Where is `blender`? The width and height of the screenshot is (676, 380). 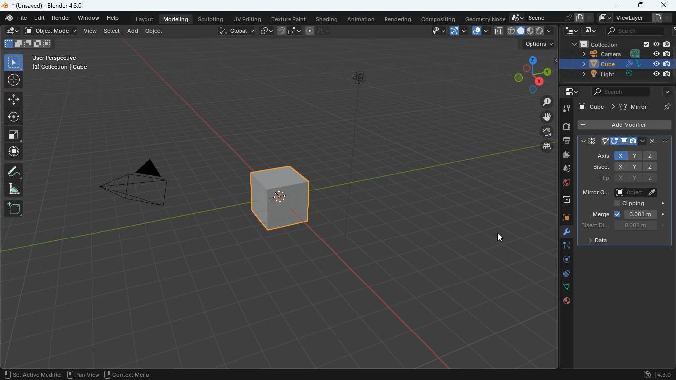 blender is located at coordinates (45, 6).